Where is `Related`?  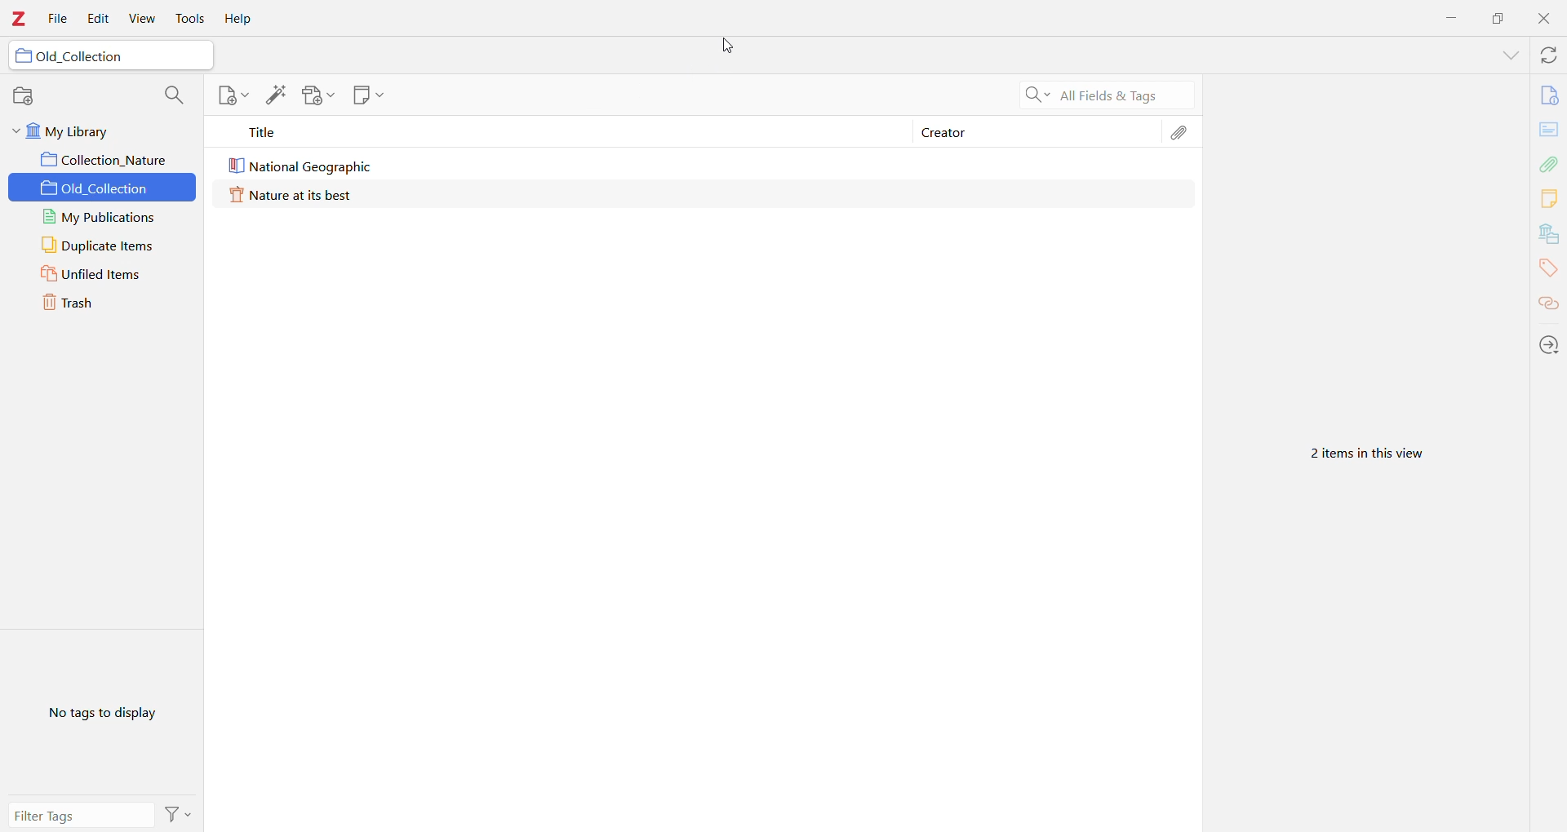 Related is located at coordinates (1549, 305).